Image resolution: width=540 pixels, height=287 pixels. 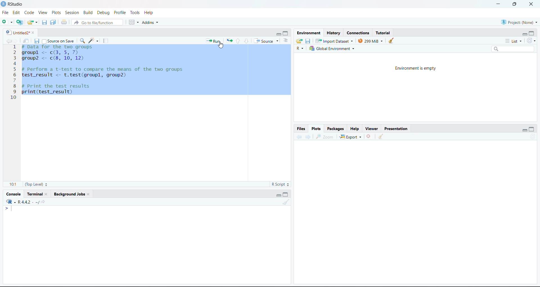 I want to click on Environment is empty, so click(x=415, y=69).